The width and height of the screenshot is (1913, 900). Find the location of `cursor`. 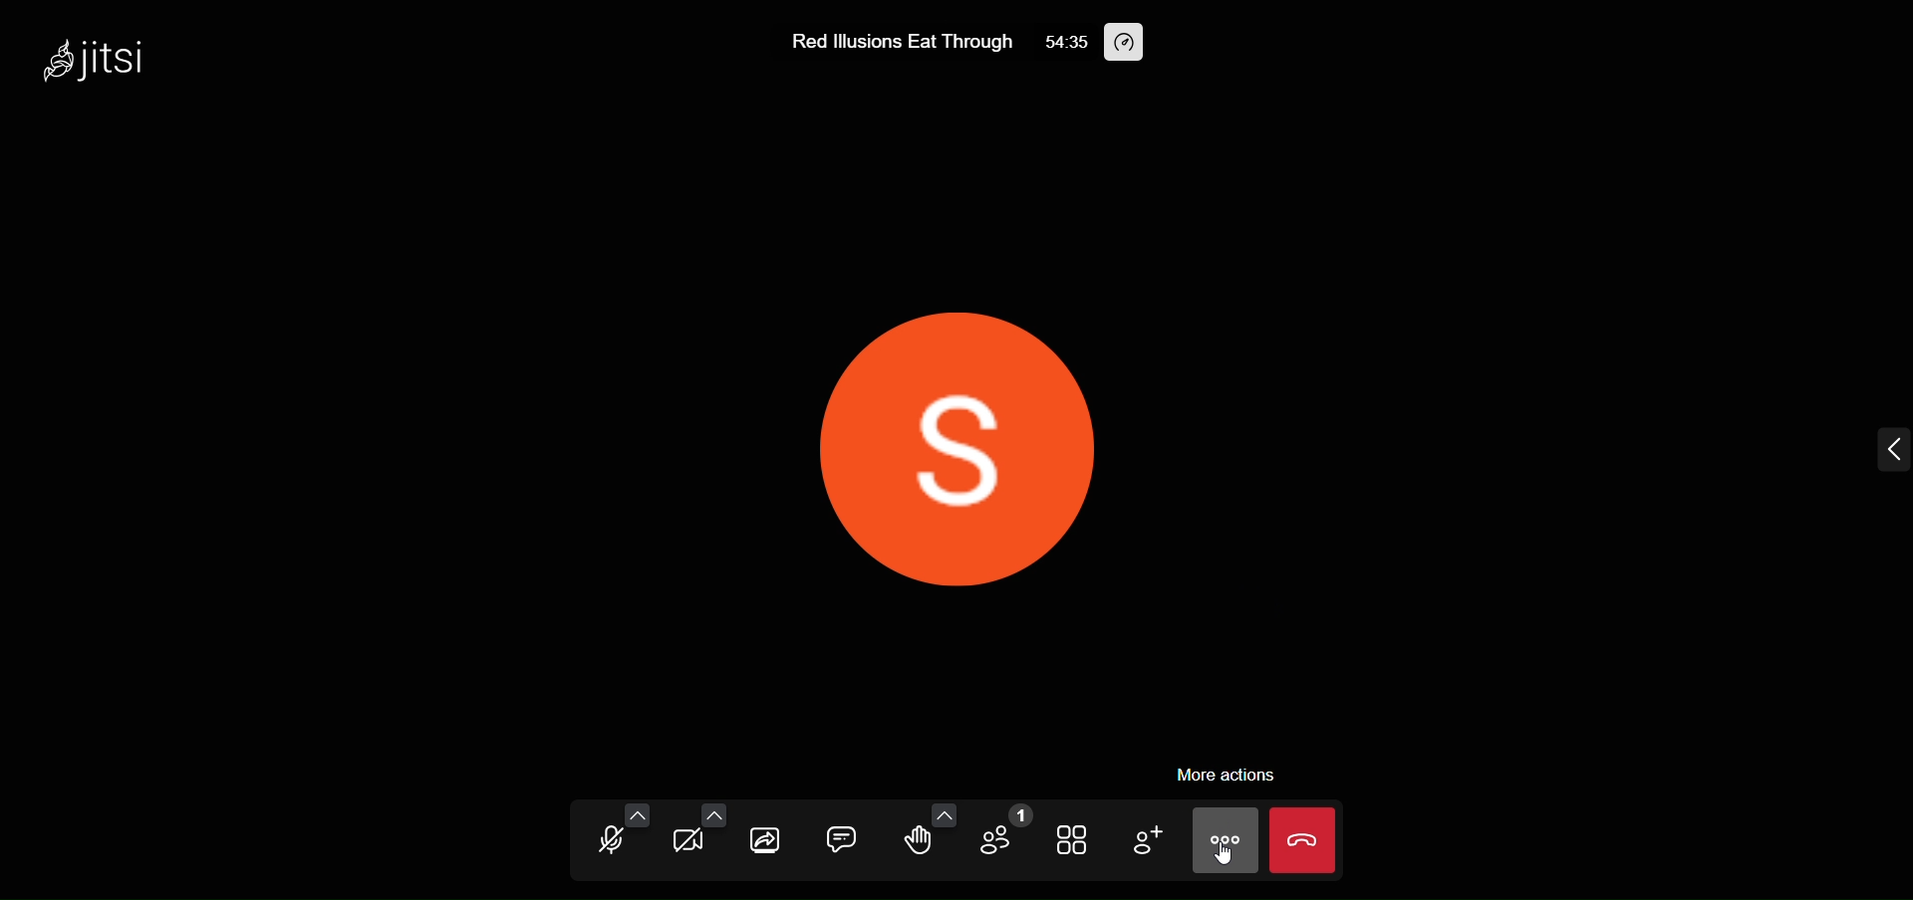

cursor is located at coordinates (1234, 858).